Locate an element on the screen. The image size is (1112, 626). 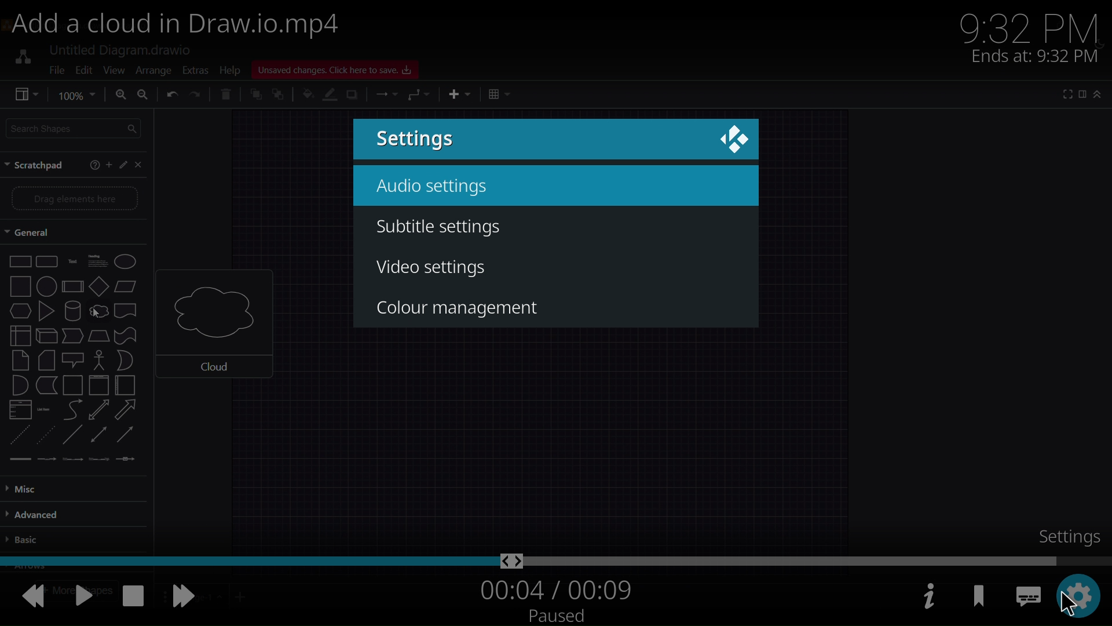
stop is located at coordinates (133, 595).